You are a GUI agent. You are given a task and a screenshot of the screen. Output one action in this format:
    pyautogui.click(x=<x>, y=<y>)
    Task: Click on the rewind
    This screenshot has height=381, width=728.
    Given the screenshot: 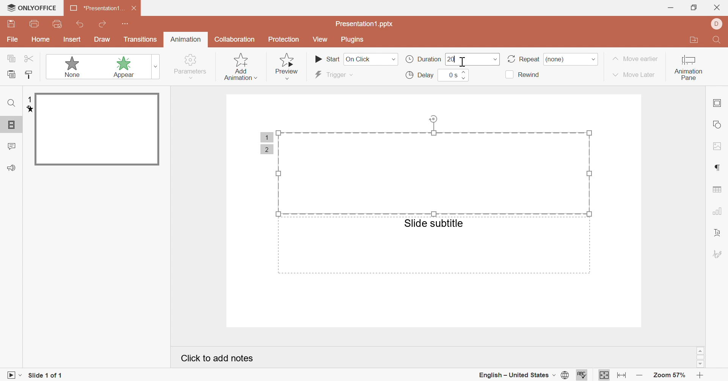 What is the action you would take?
    pyautogui.click(x=523, y=75)
    